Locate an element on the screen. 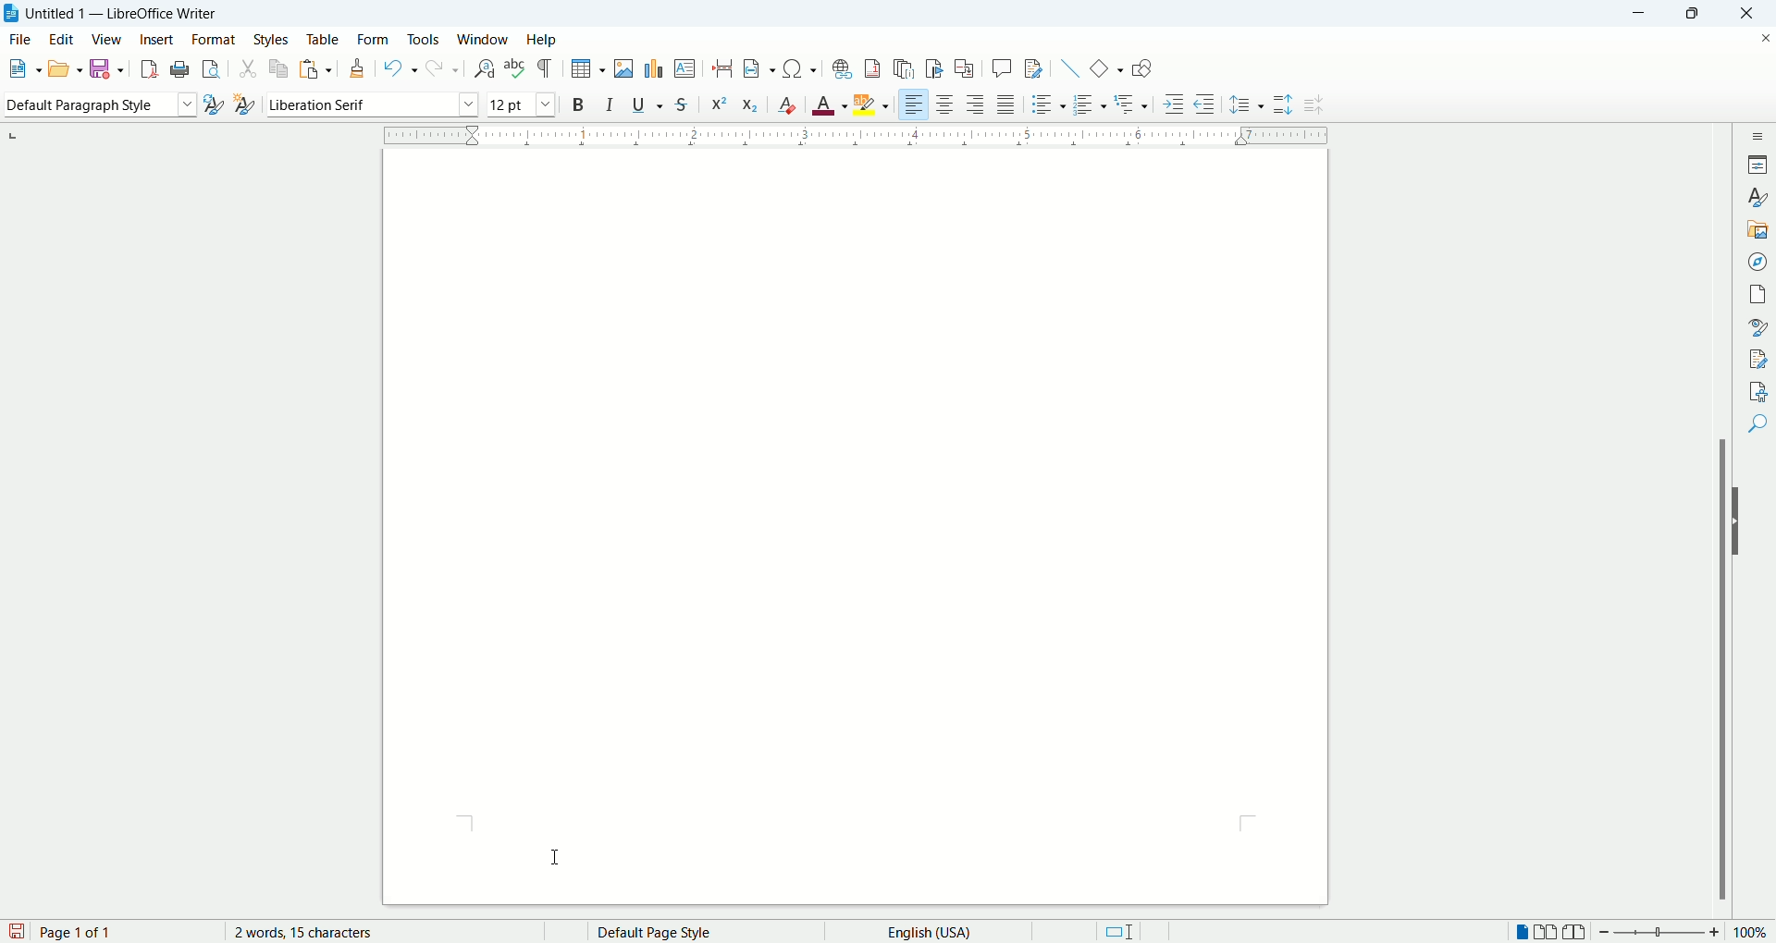  insert table is located at coordinates (588, 69).